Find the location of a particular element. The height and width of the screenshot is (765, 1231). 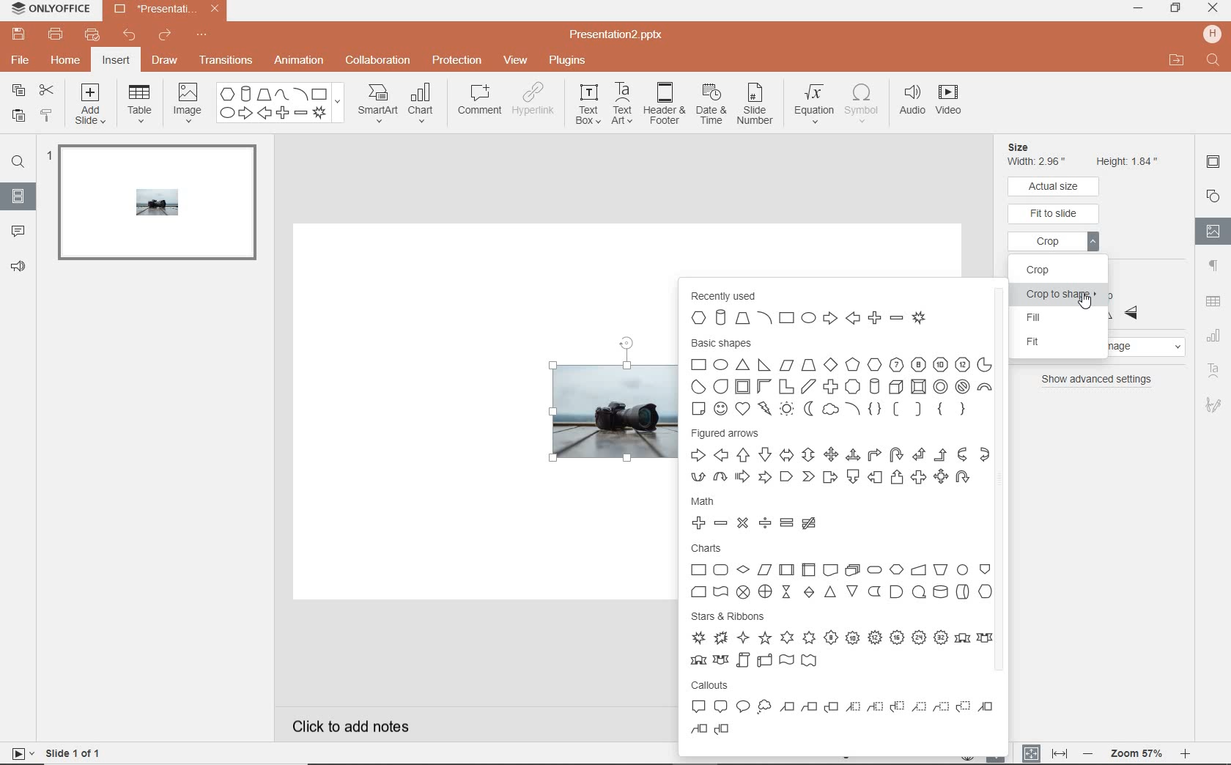

cursor is located at coordinates (1086, 300).